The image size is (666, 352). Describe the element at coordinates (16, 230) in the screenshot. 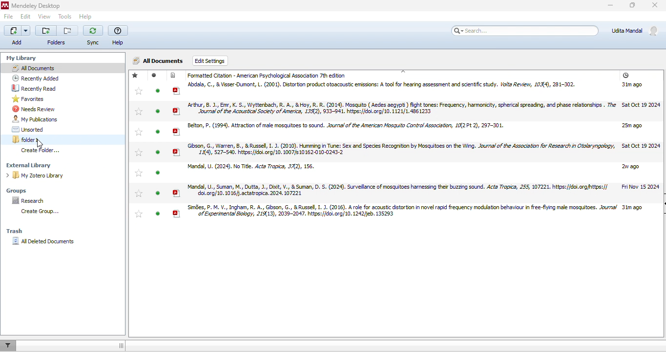

I see `trash` at that location.